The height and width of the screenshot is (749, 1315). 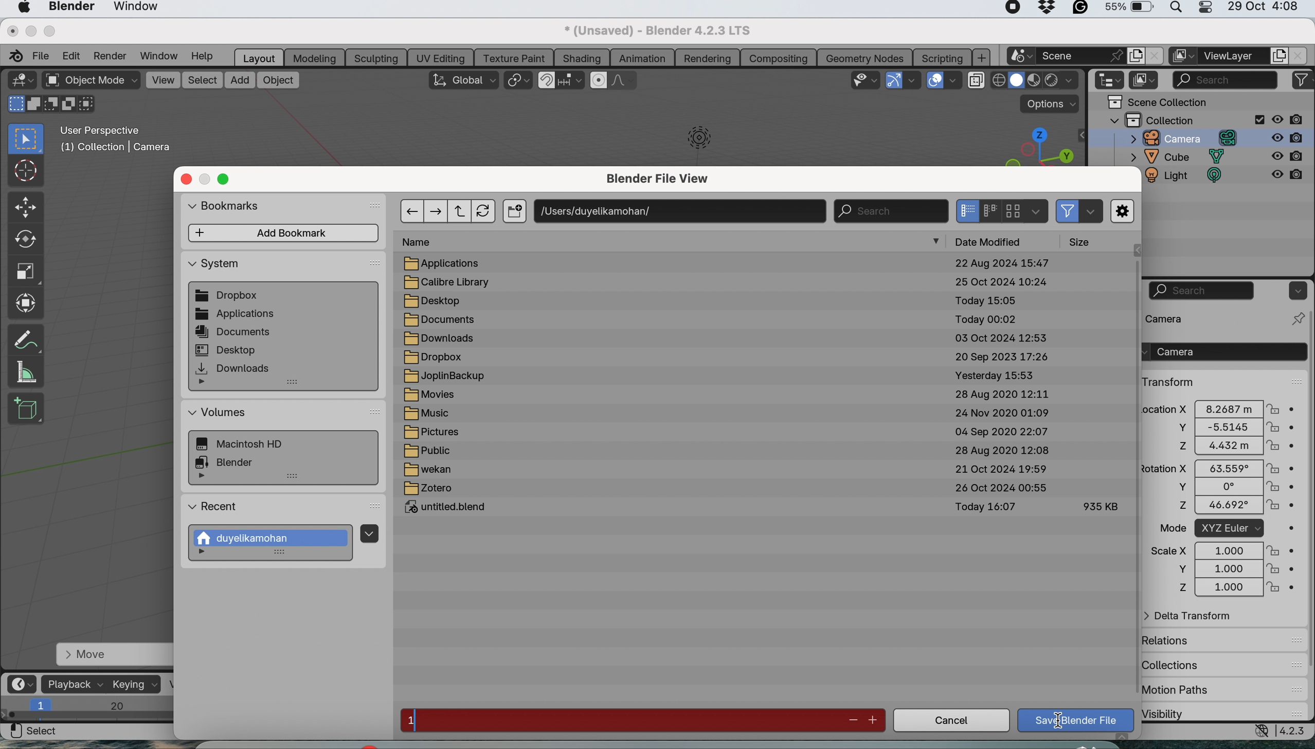 What do you see at coordinates (369, 532) in the screenshot?
I see `menu` at bounding box center [369, 532].